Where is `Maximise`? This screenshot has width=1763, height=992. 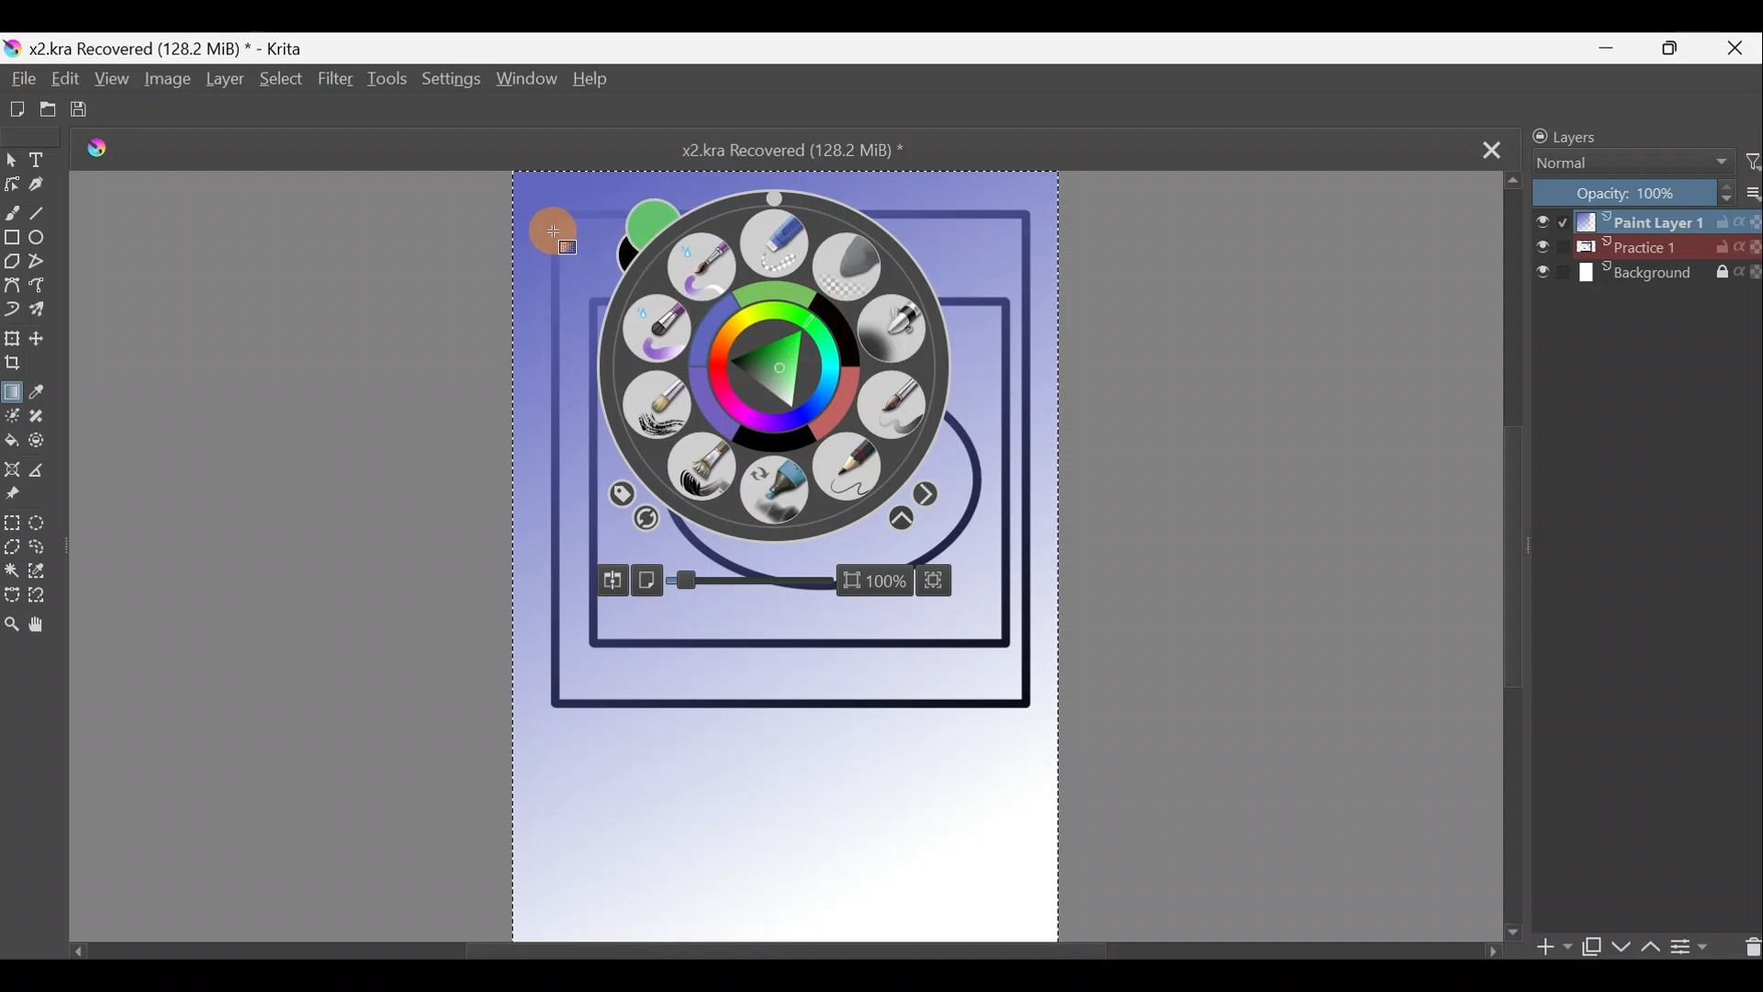 Maximise is located at coordinates (1679, 49).